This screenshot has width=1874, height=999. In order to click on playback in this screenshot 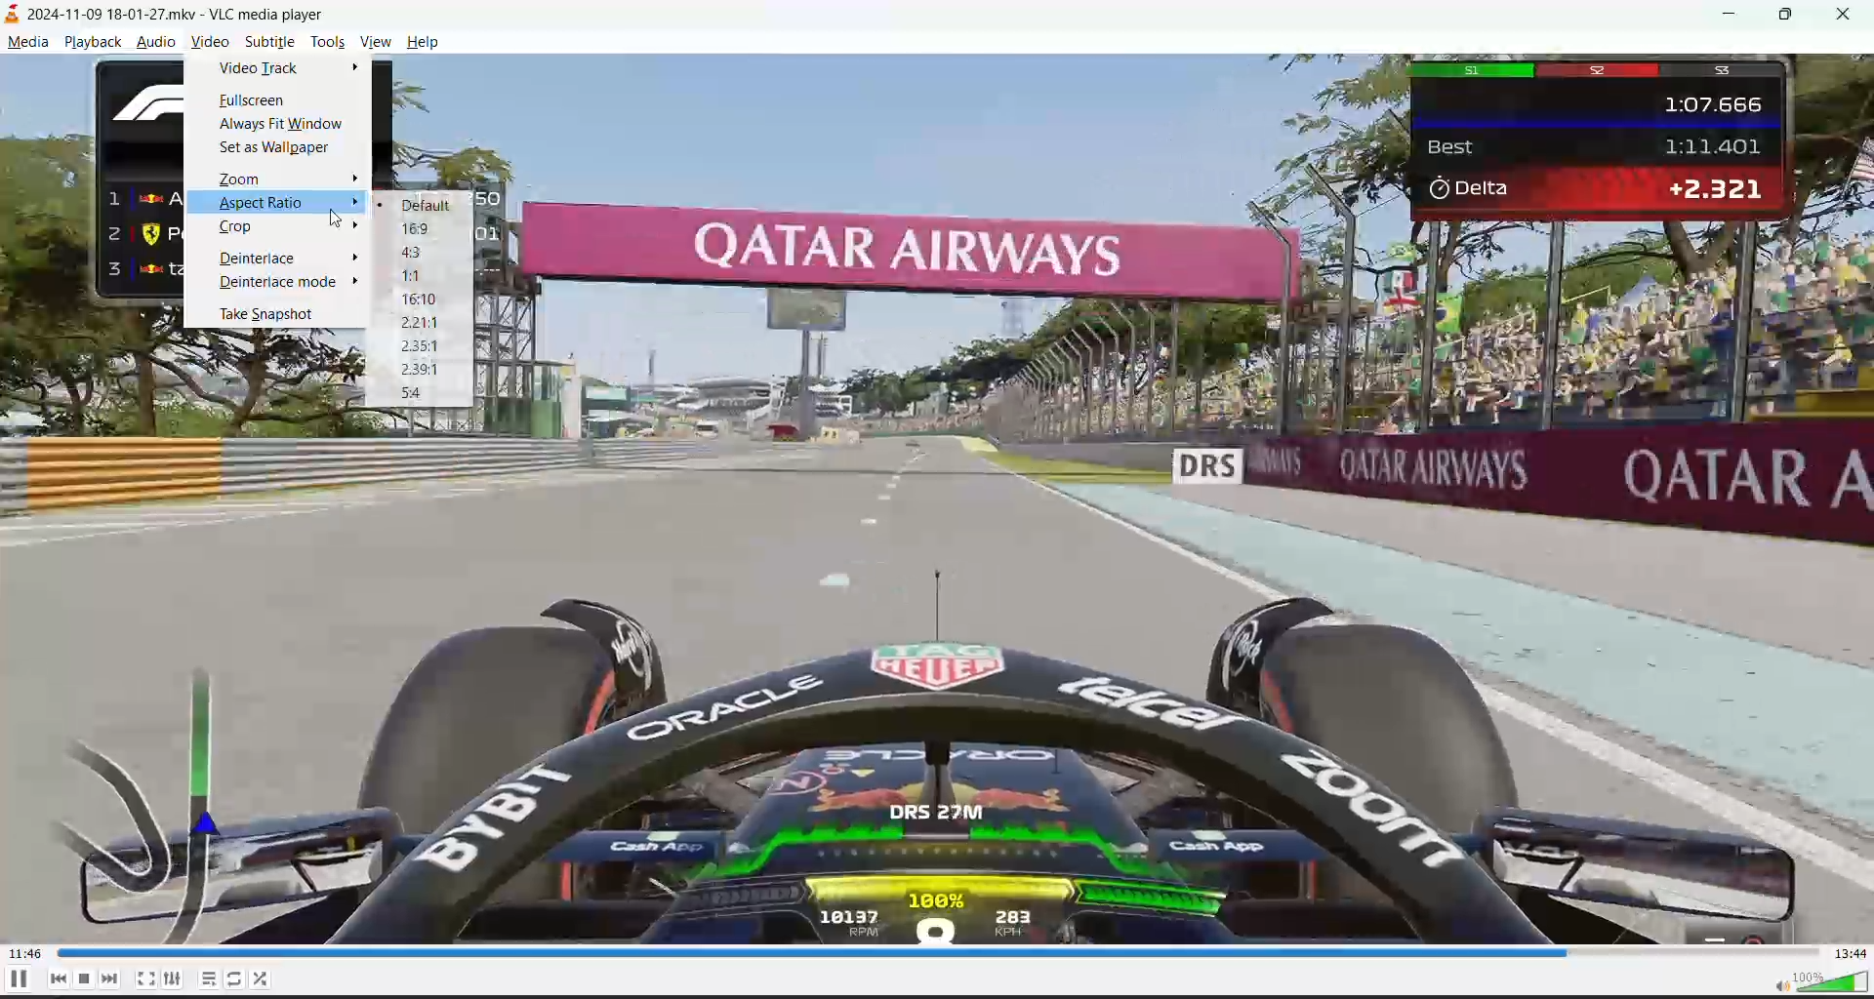, I will do `click(97, 44)`.